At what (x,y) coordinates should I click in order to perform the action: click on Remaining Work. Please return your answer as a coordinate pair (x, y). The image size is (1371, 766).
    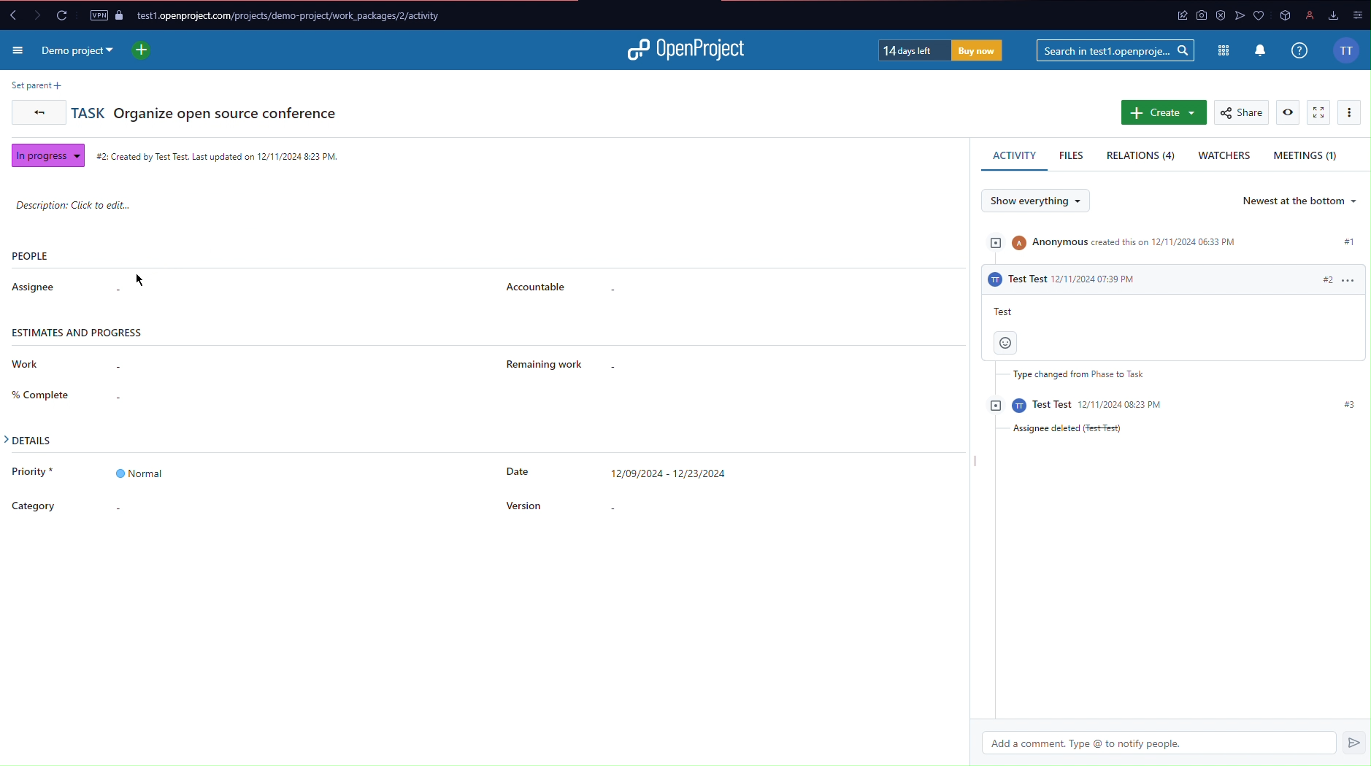
    Looking at the image, I should click on (539, 362).